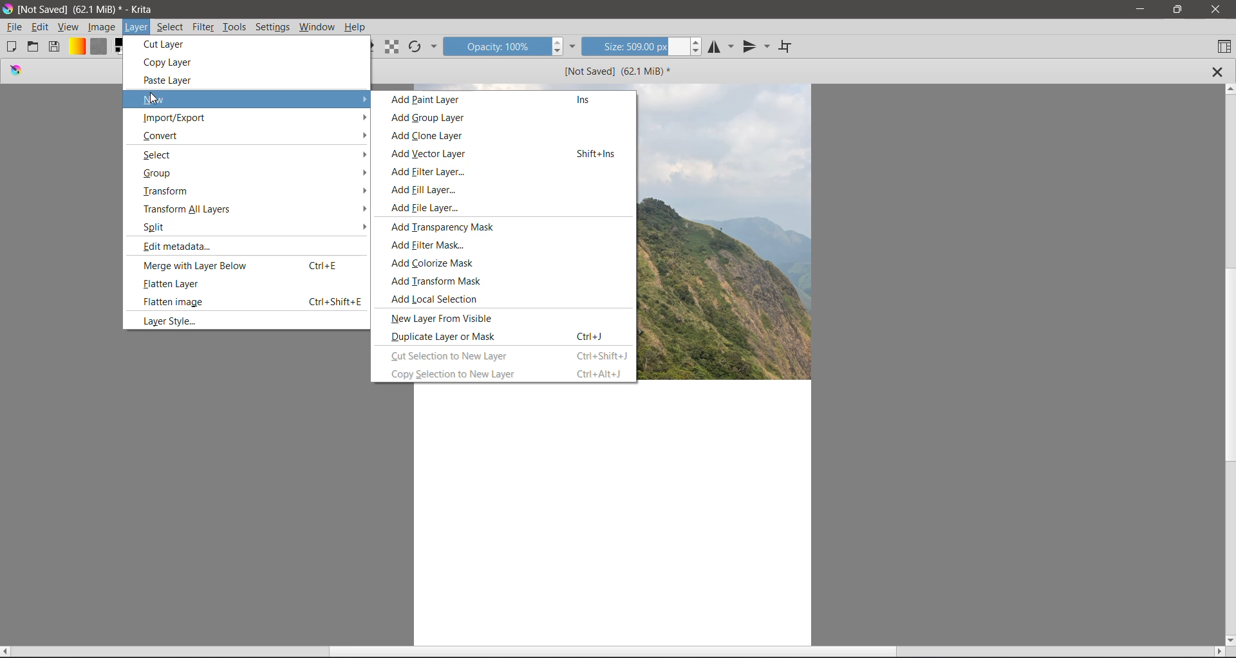  Describe the element at coordinates (16, 72) in the screenshot. I see `logo` at that location.